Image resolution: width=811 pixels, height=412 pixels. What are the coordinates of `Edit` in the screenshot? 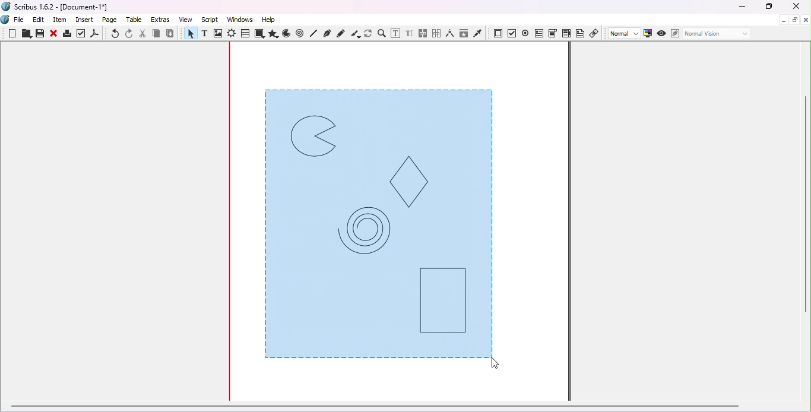 It's located at (39, 20).